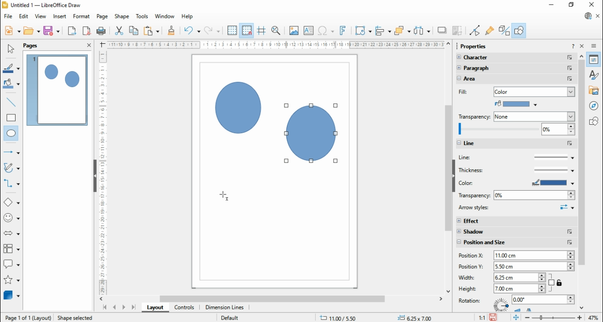 The height and width of the screenshot is (322, 603). What do you see at coordinates (276, 31) in the screenshot?
I see `zoom and pan` at bounding box center [276, 31].